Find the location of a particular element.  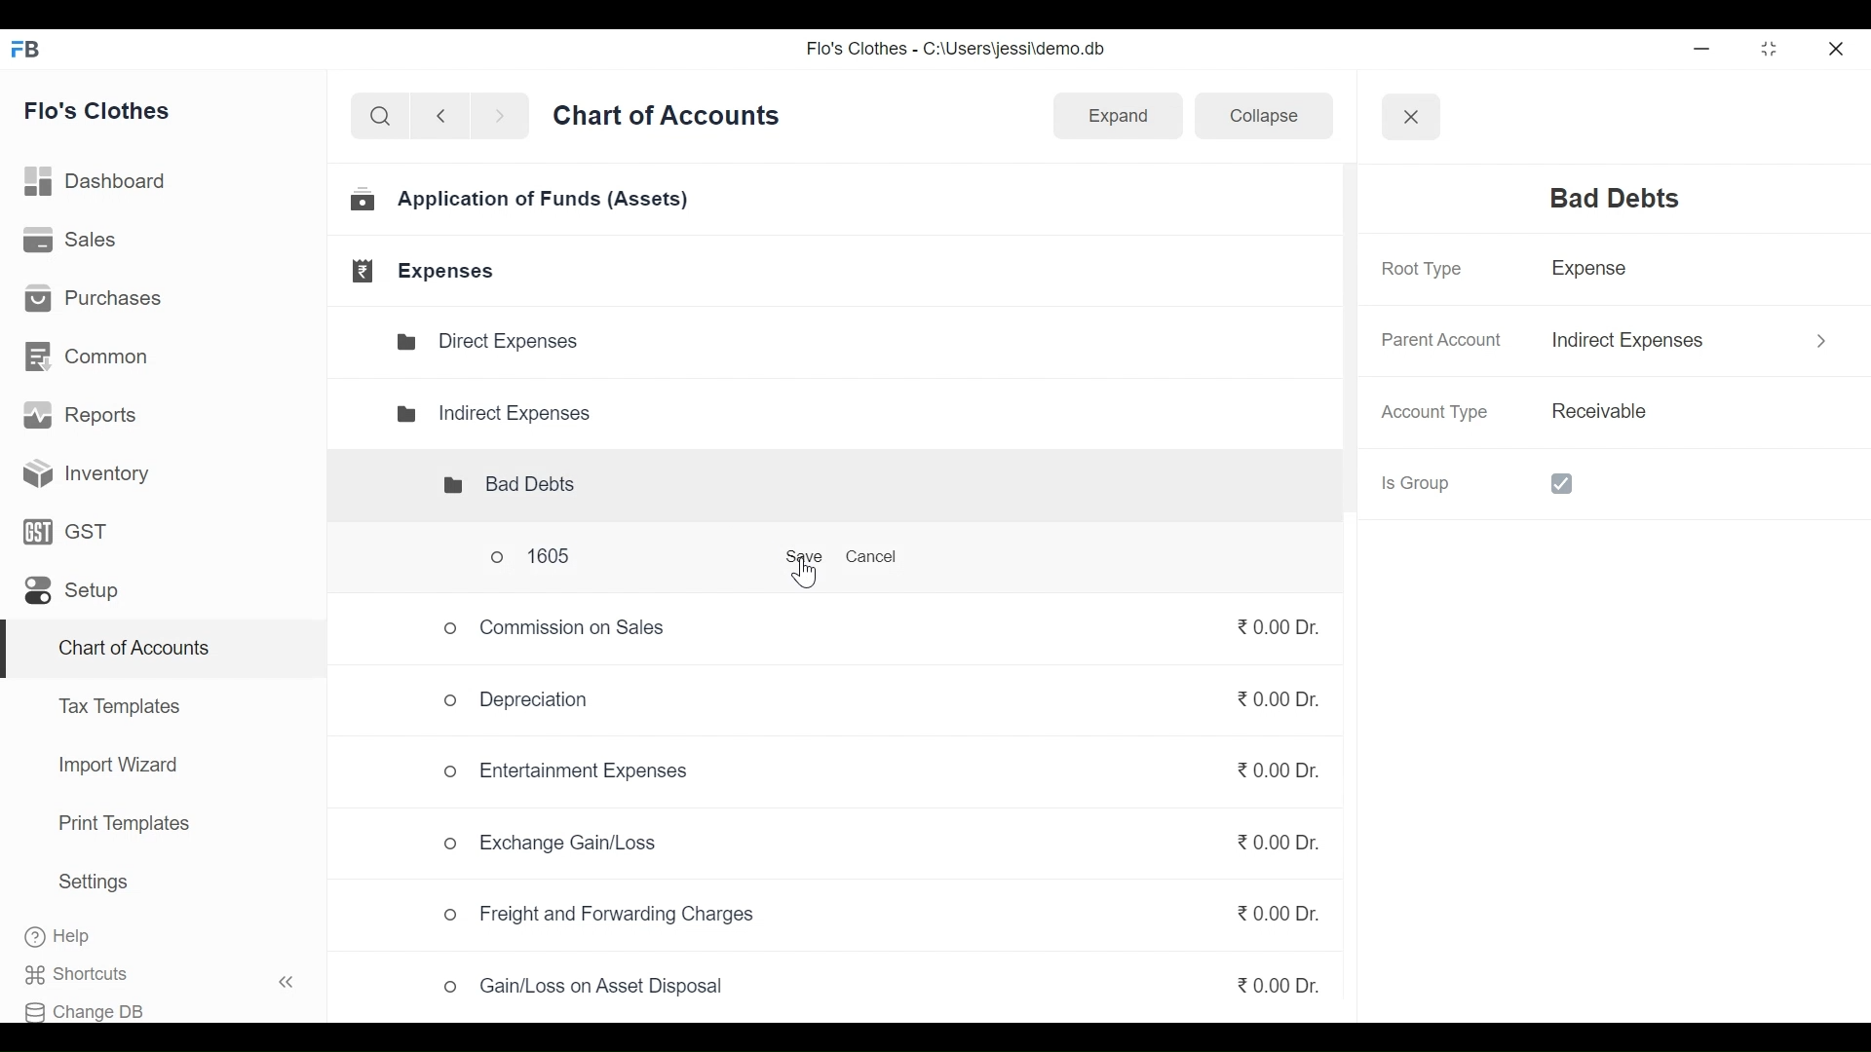

Expand is located at coordinates (1117, 115).